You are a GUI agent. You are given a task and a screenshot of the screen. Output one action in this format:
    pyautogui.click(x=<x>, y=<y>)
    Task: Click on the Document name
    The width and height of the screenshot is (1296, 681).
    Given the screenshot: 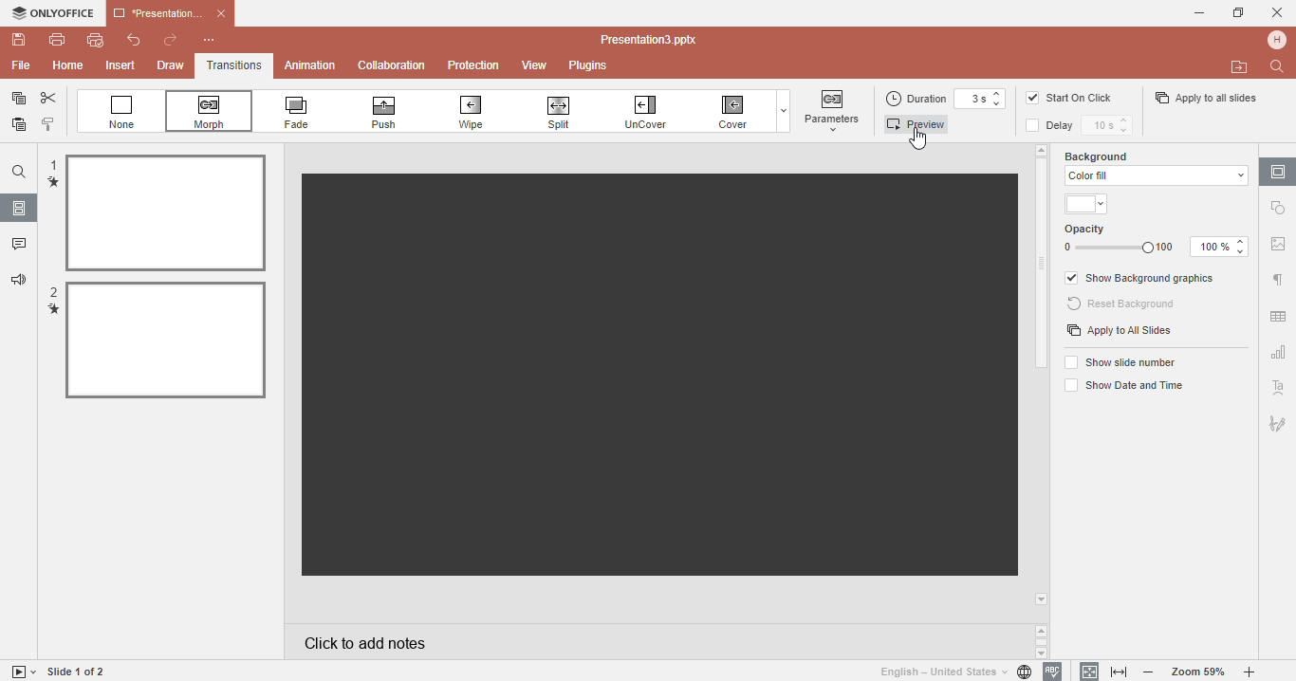 What is the action you would take?
    pyautogui.click(x=169, y=11)
    